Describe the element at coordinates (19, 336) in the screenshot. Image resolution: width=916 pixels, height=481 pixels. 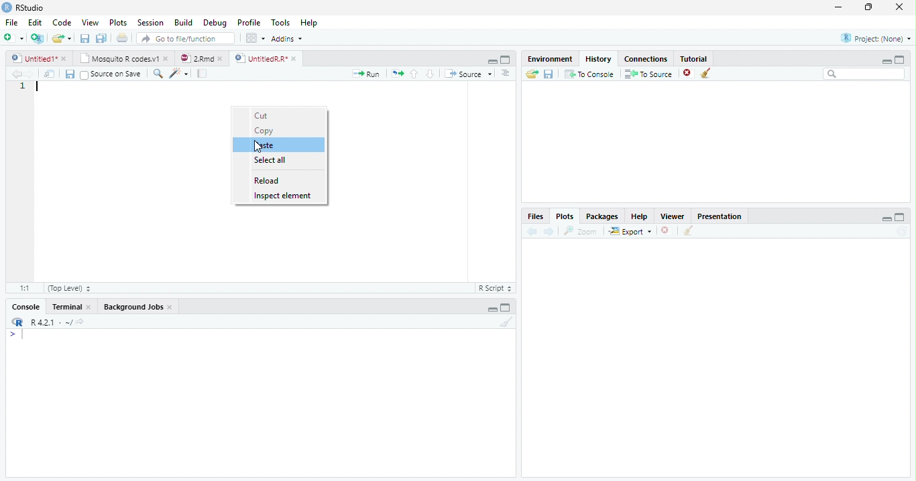
I see `Typing indicator` at that location.